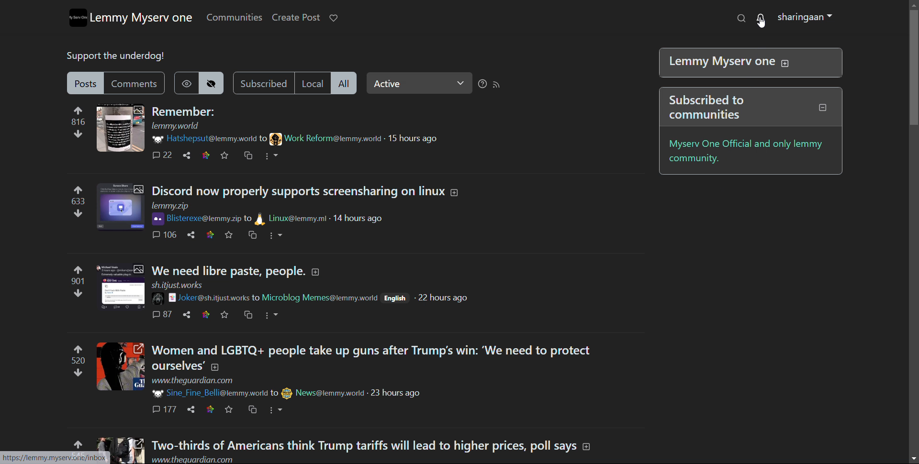  I want to click on save, so click(224, 315).